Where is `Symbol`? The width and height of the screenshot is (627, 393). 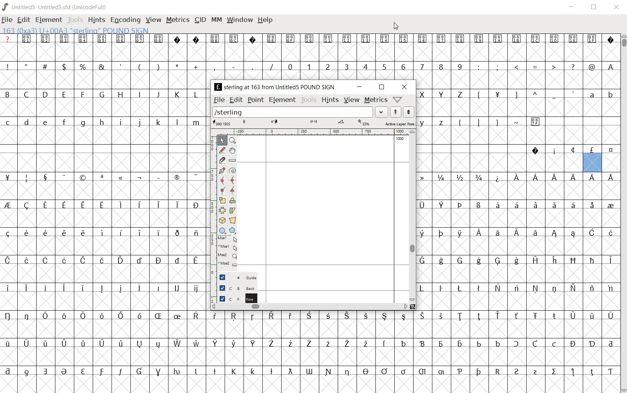 Symbol is located at coordinates (139, 344).